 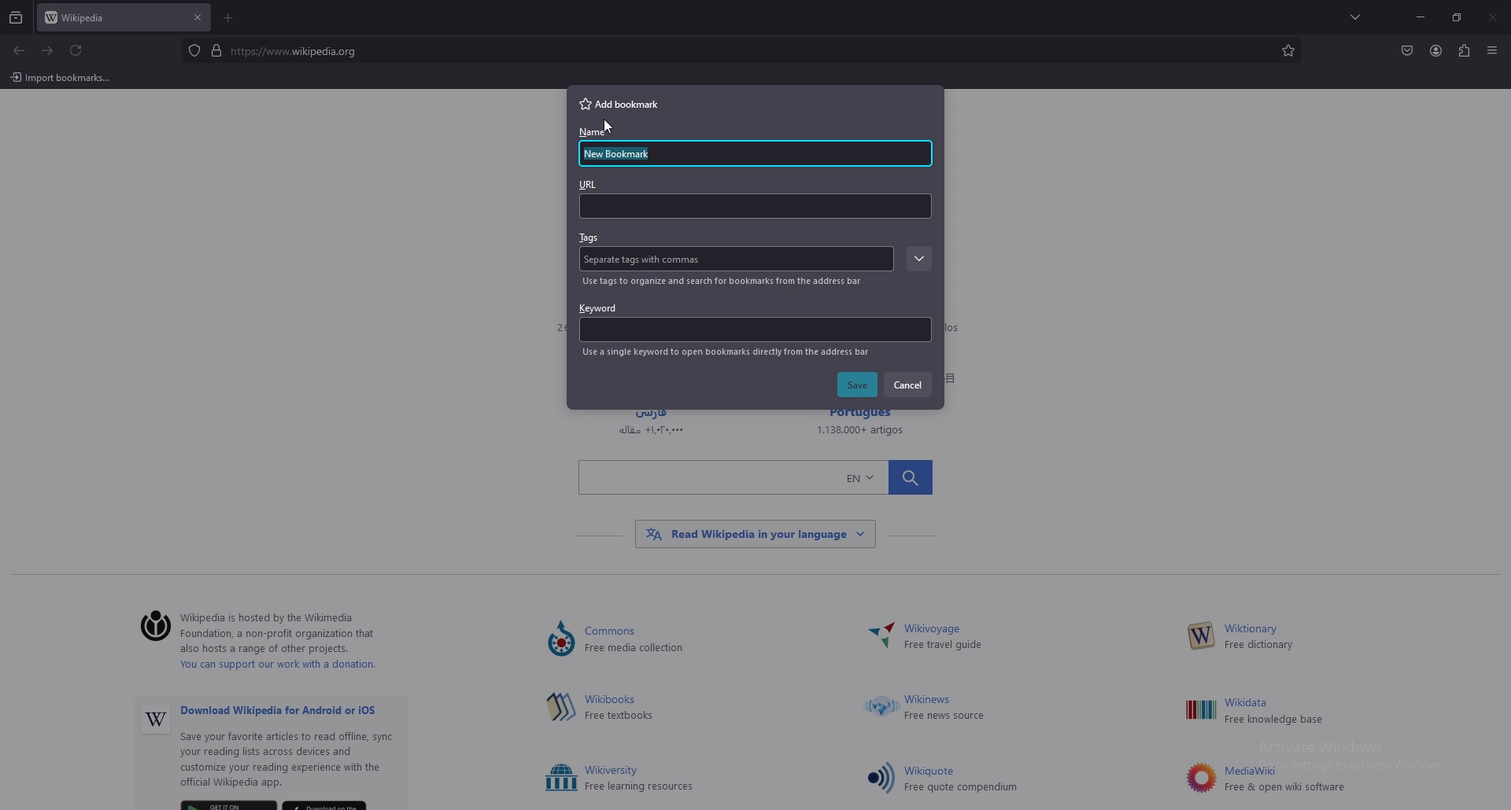 I want to click on backward, so click(x=19, y=52).